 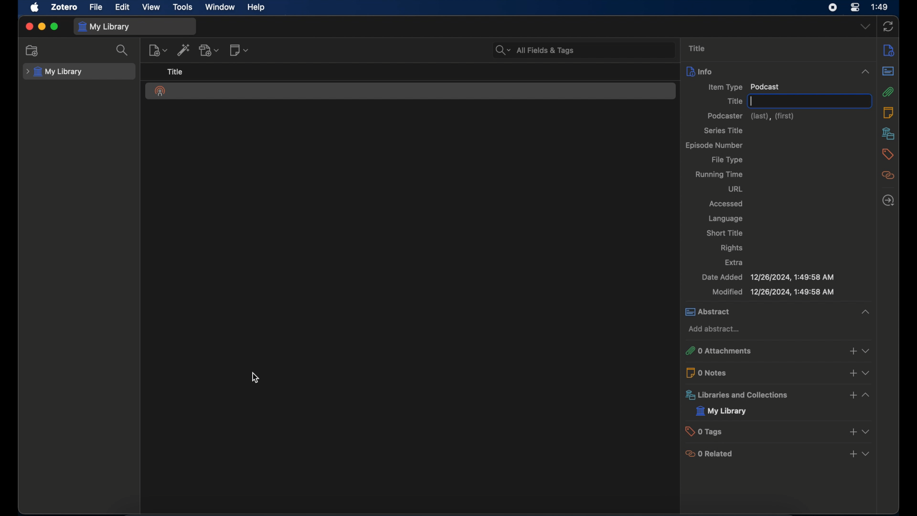 What do you see at coordinates (123, 7) in the screenshot?
I see `edit` at bounding box center [123, 7].